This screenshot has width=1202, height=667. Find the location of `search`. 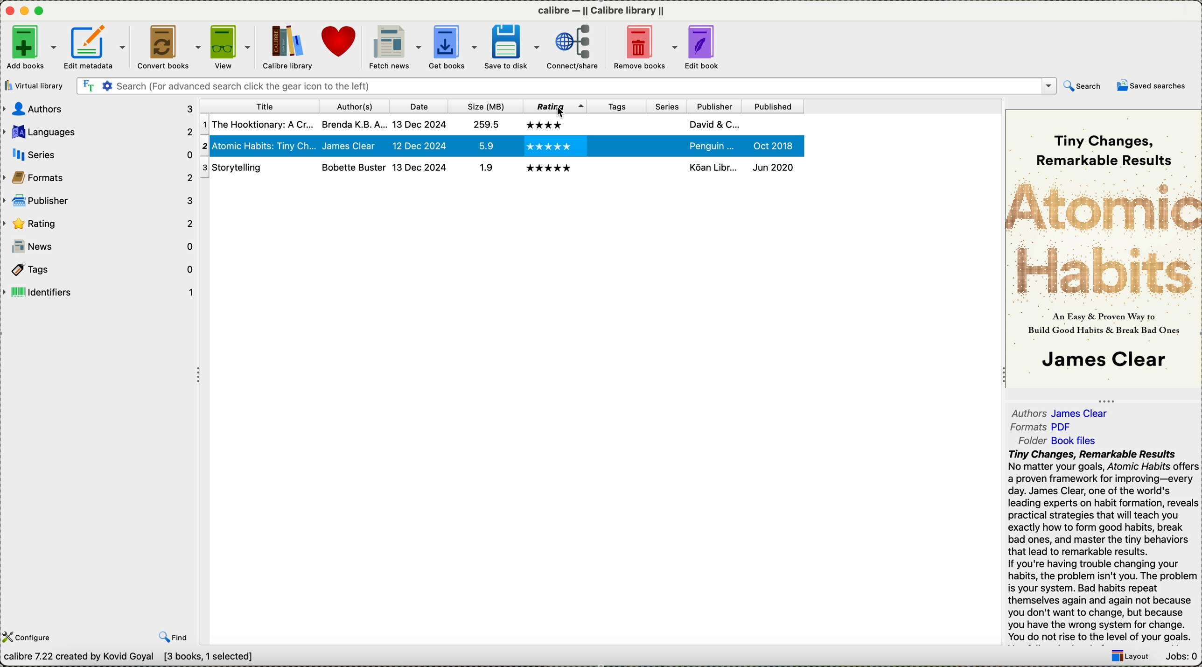

search is located at coordinates (1085, 86).